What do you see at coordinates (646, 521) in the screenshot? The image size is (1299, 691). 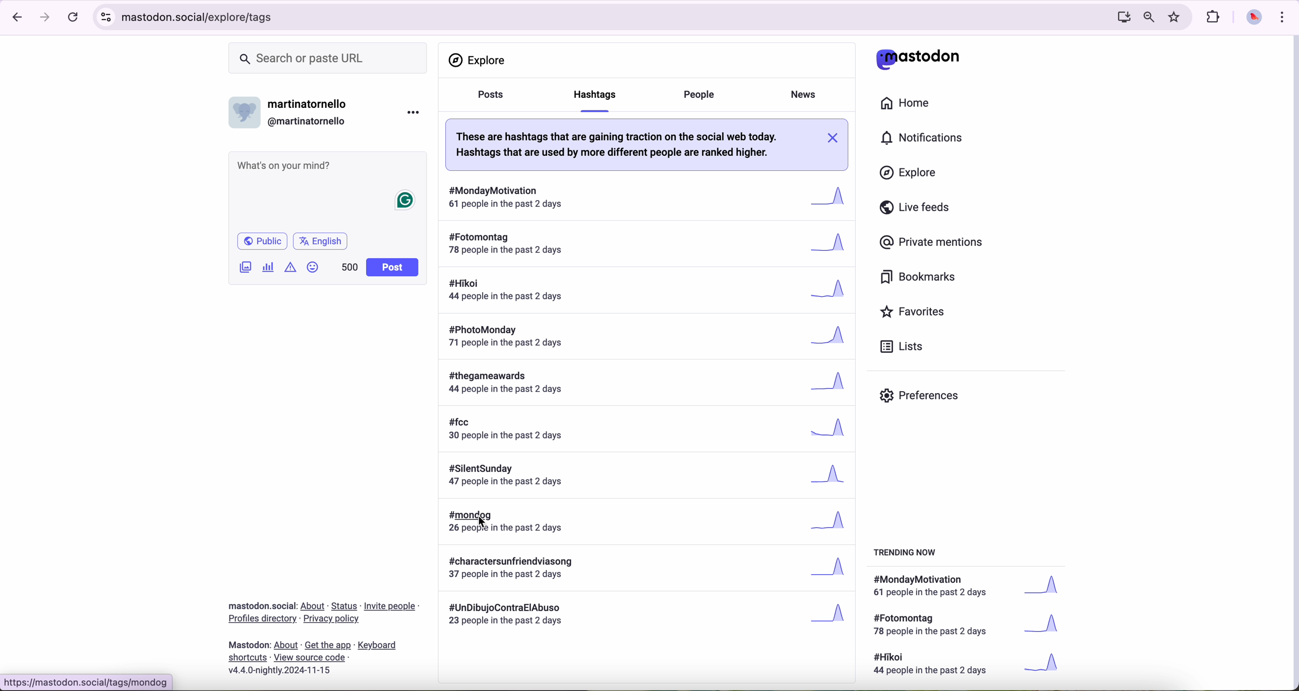 I see `click on #mondog` at bounding box center [646, 521].